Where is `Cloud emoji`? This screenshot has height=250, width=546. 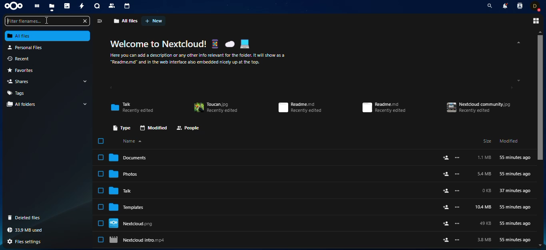 Cloud emoji is located at coordinates (229, 44).